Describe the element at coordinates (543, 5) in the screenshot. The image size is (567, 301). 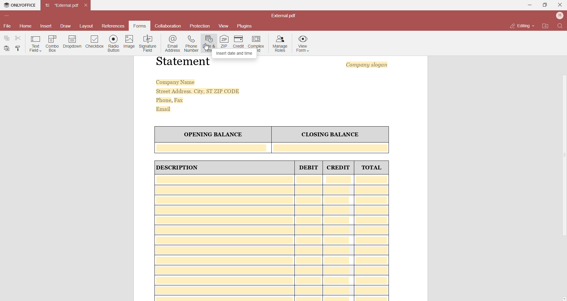
I see `Maximize` at that location.